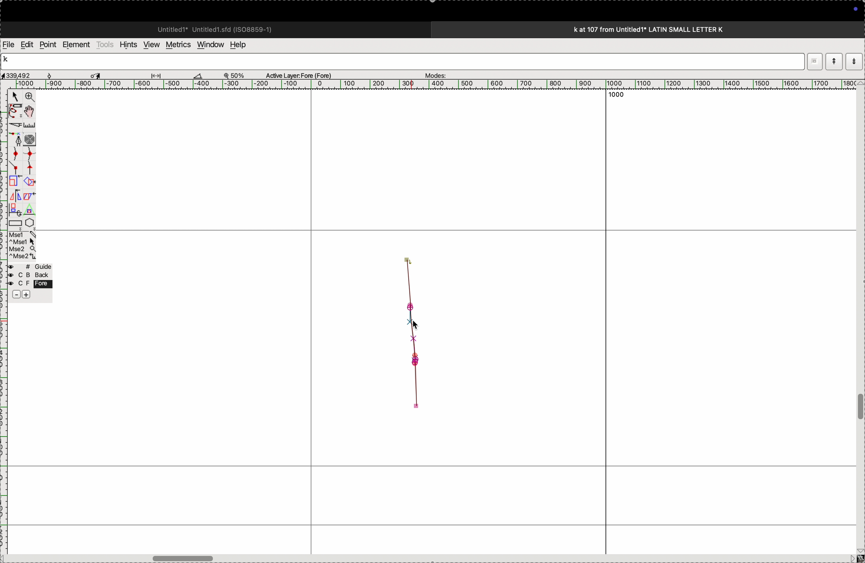 The width and height of the screenshot is (865, 563). Describe the element at coordinates (417, 325) in the screenshot. I see `cursor` at that location.